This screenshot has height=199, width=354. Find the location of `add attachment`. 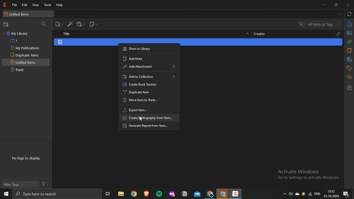

add attachment is located at coordinates (81, 24).